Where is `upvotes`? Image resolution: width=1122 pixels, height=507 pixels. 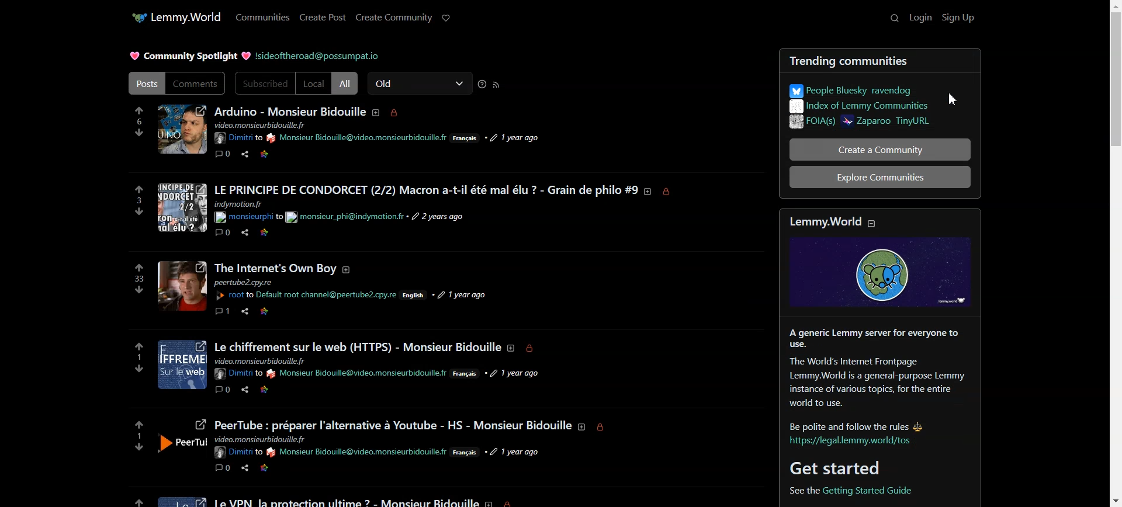
upvotes is located at coordinates (137, 344).